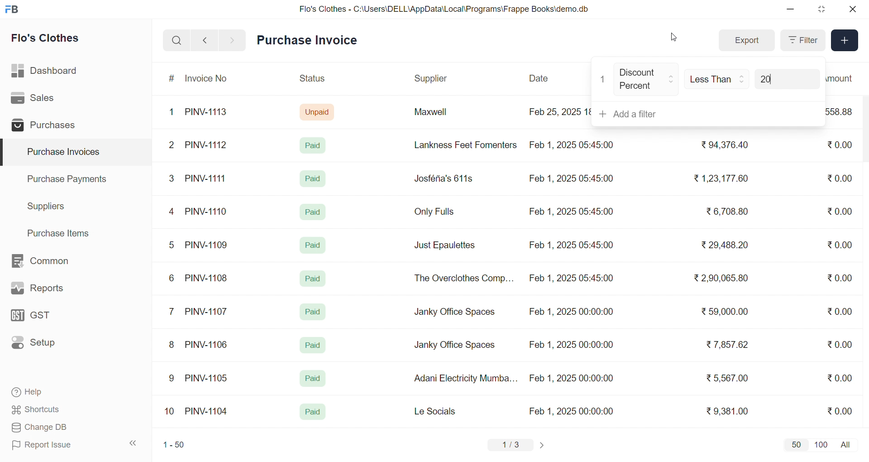 This screenshot has height=462, width=869. Describe the element at coordinates (852, 9) in the screenshot. I see `close` at that location.